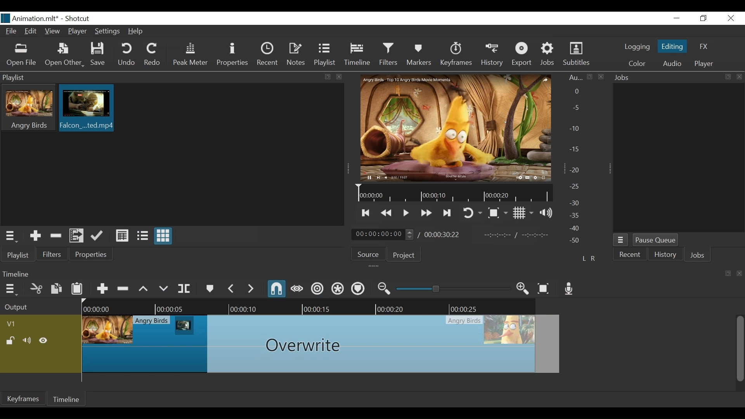  I want to click on Markers, so click(419, 55).